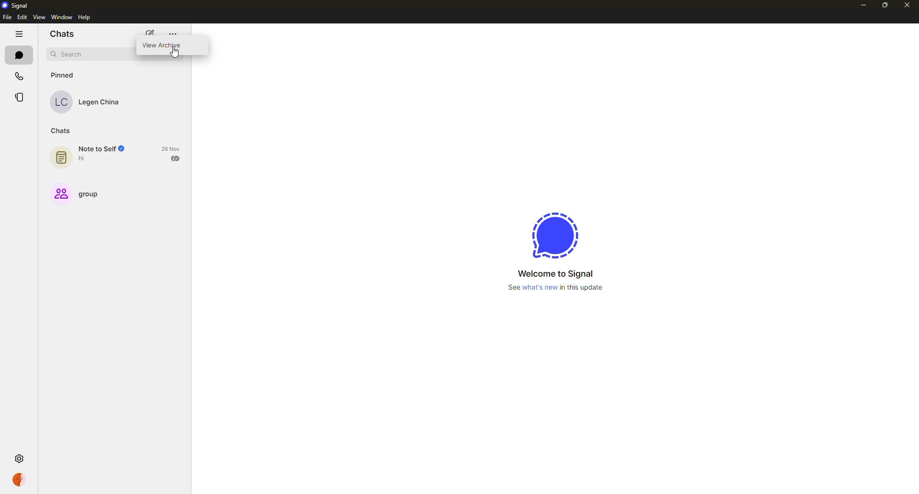  Describe the element at coordinates (19, 480) in the screenshot. I see `profile` at that location.